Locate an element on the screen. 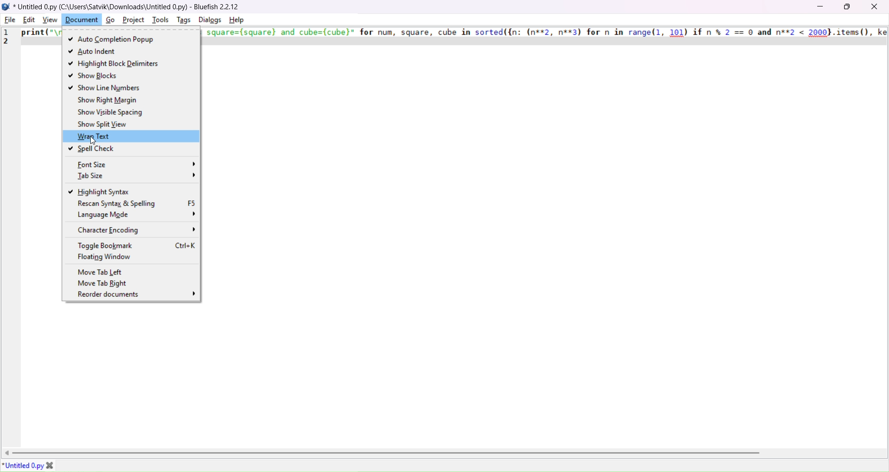  reorder documents is located at coordinates (135, 296).